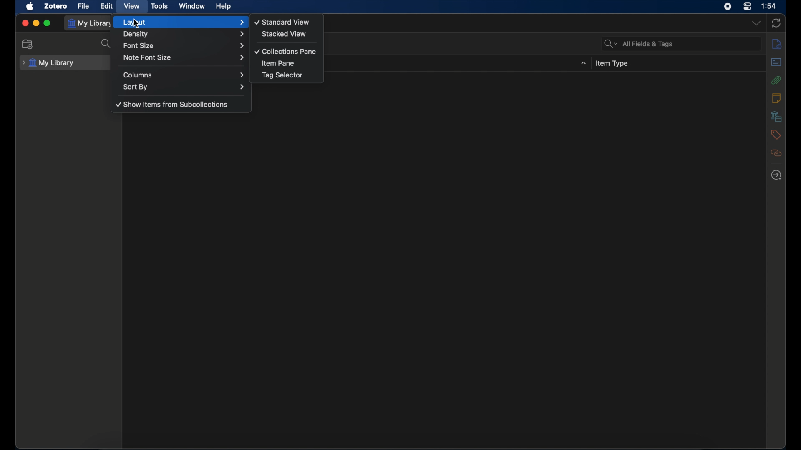  I want to click on stacked view, so click(285, 34).